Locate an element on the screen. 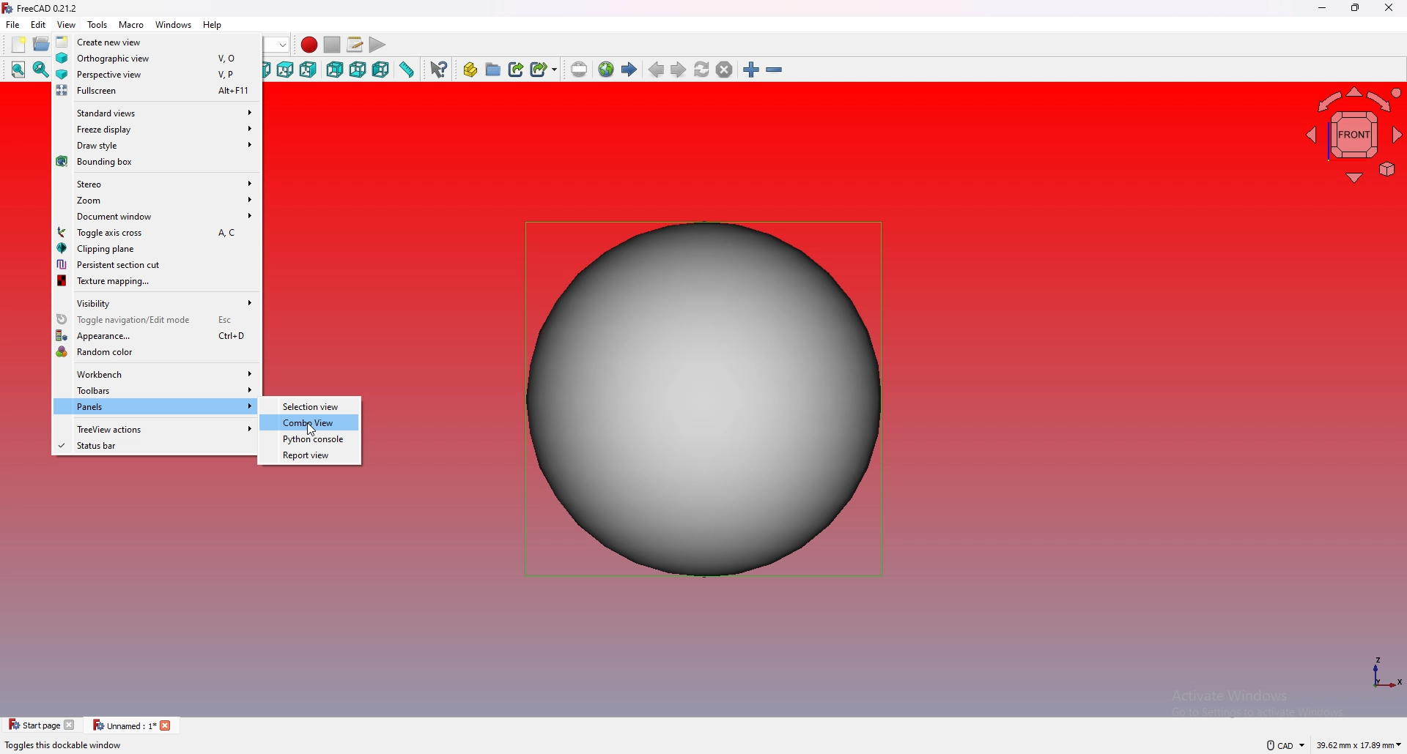 This screenshot has width=1407, height=754. random color is located at coordinates (156, 351).